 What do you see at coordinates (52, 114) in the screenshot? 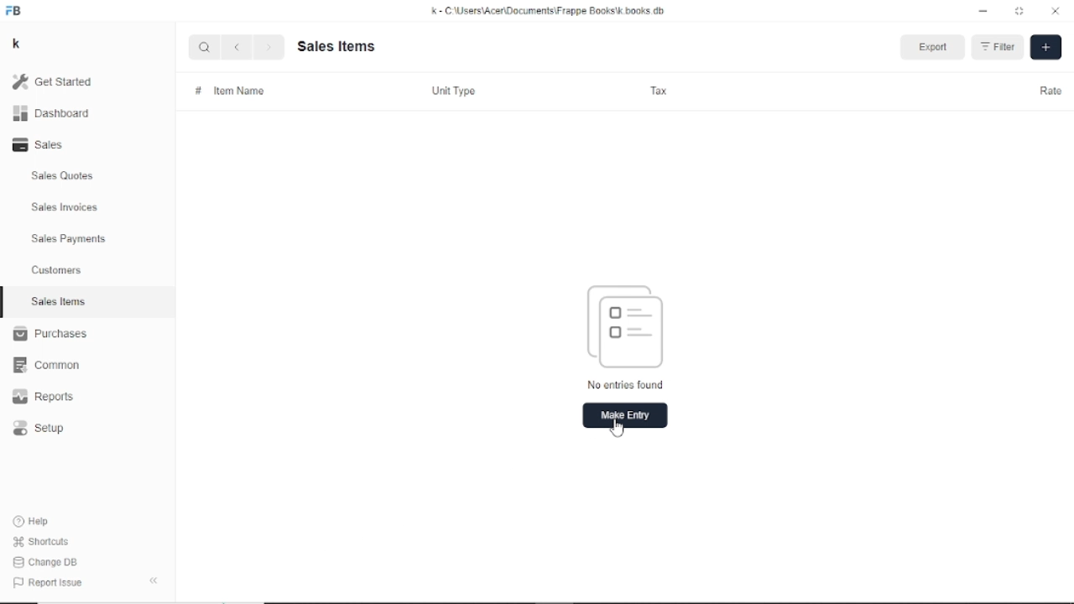
I see `Dashboard` at bounding box center [52, 114].